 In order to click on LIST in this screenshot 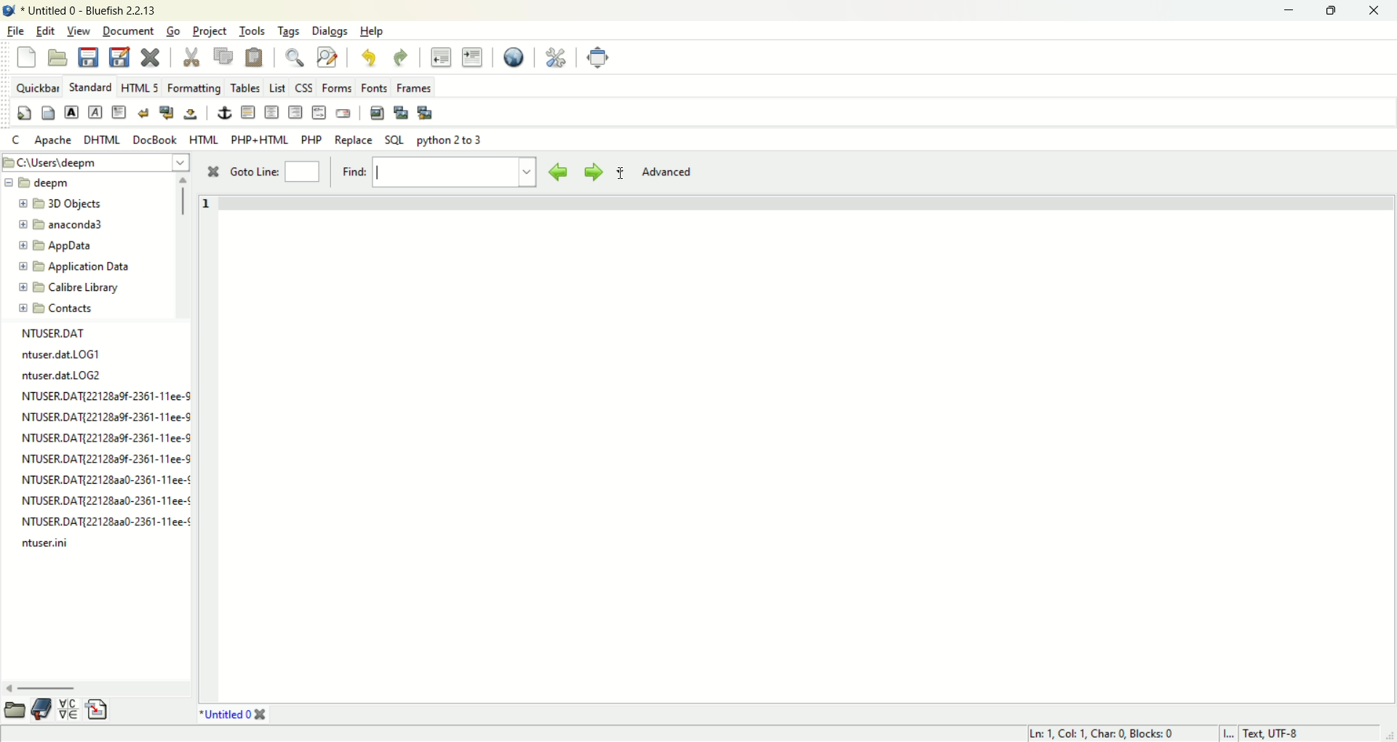, I will do `click(276, 87)`.